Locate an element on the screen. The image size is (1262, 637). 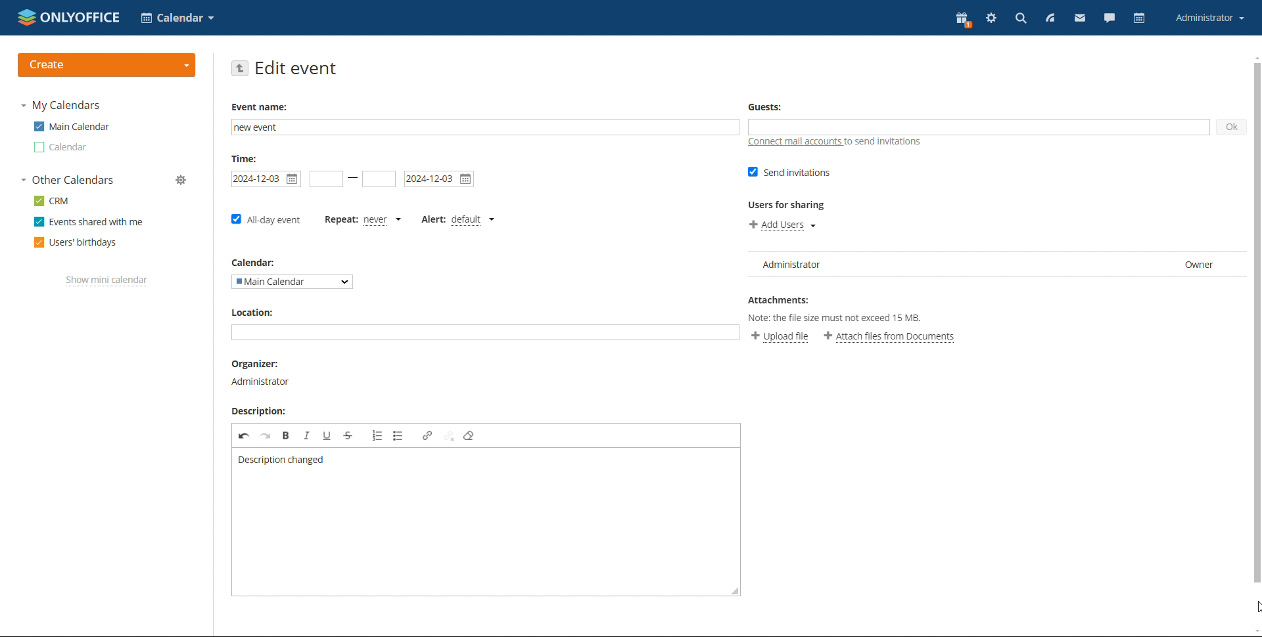
Attachments: is located at coordinates (781, 299).